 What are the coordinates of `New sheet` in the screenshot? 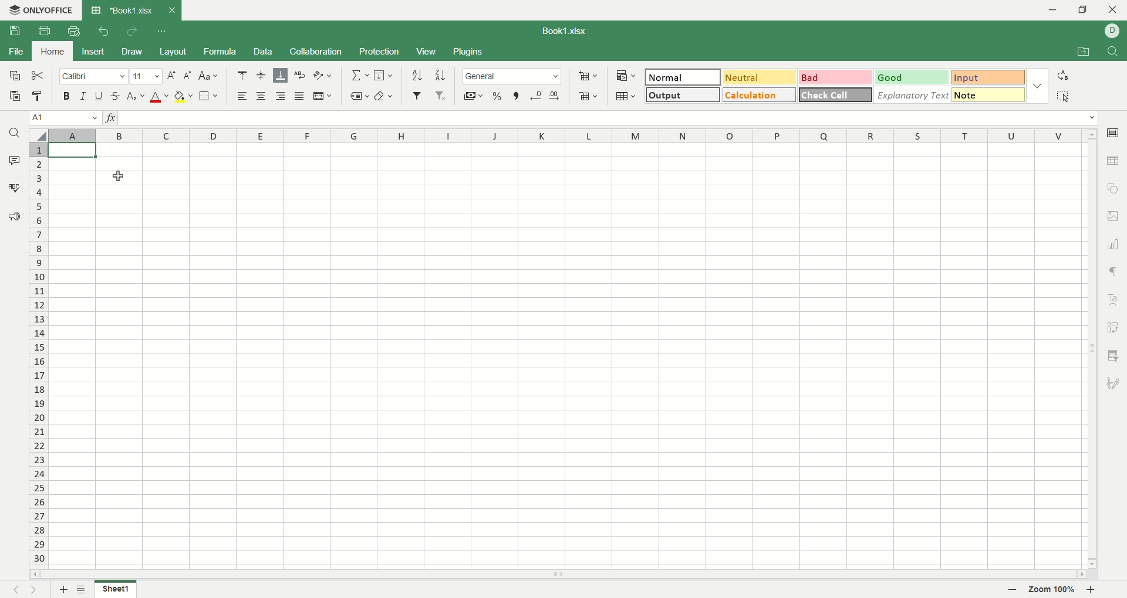 It's located at (64, 589).